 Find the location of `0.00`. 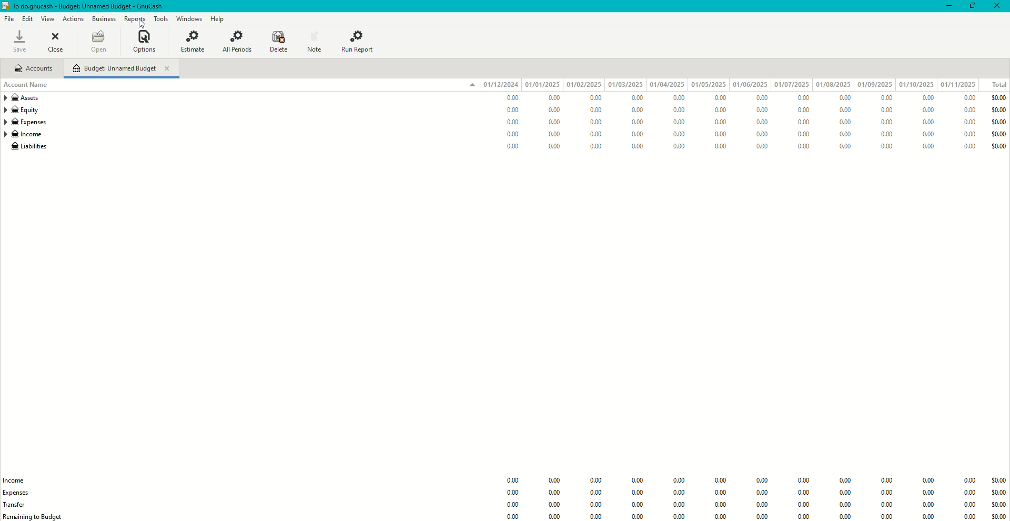

0.00 is located at coordinates (640, 516).